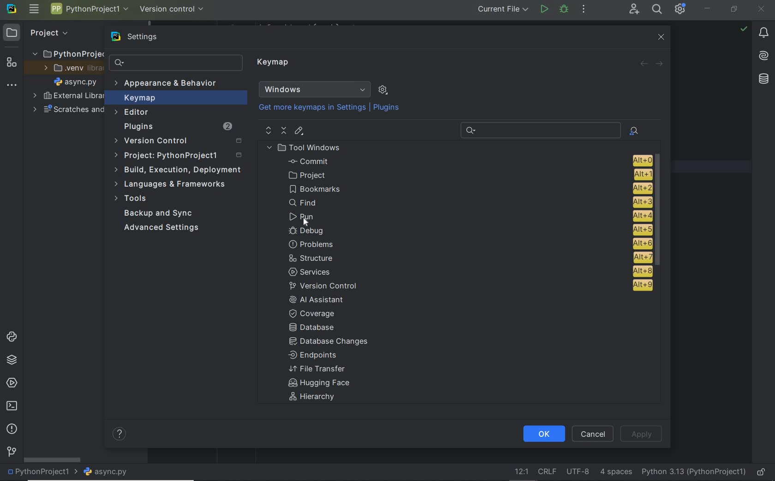 This screenshot has height=481, width=775. What do you see at coordinates (734, 10) in the screenshot?
I see `restore down` at bounding box center [734, 10].